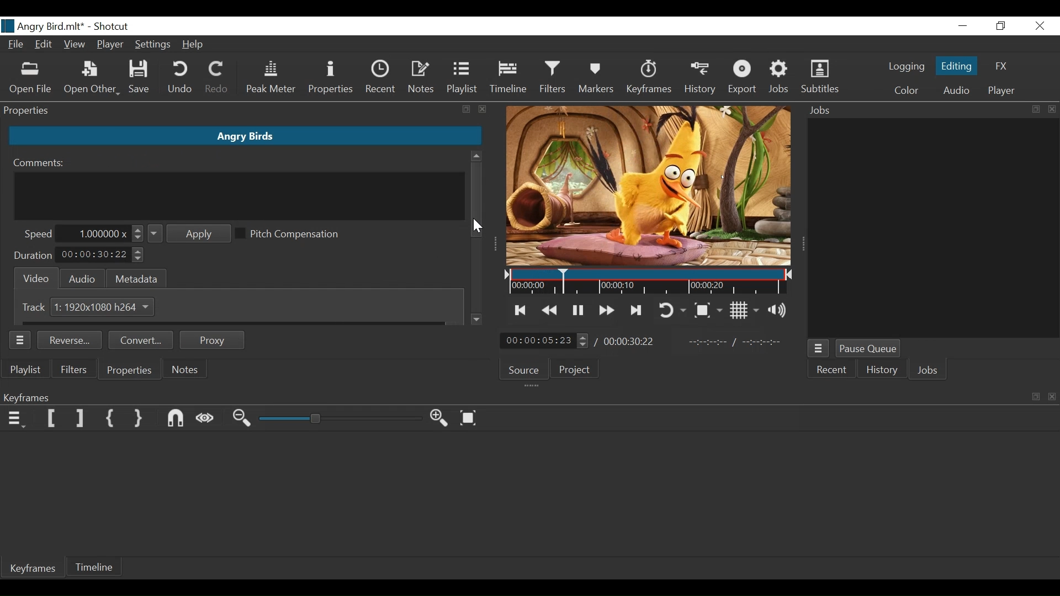  What do you see at coordinates (101, 233) in the screenshot?
I see `Speed Field` at bounding box center [101, 233].